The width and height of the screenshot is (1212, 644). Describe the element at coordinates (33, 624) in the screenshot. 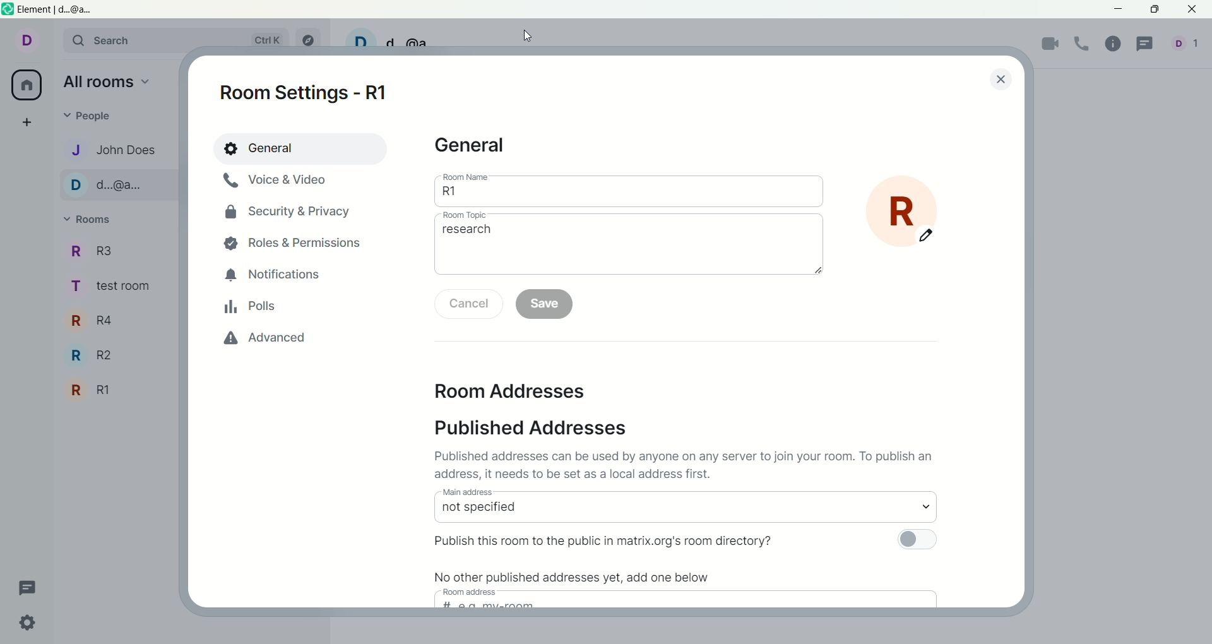

I see `quick settings` at that location.